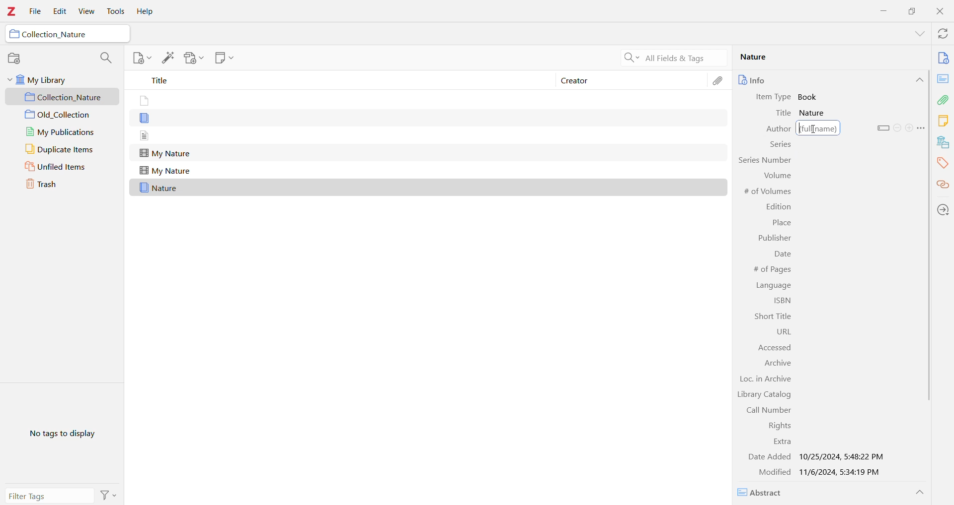  Describe the element at coordinates (767, 380) in the screenshot. I see `Loc. in Archive` at that location.